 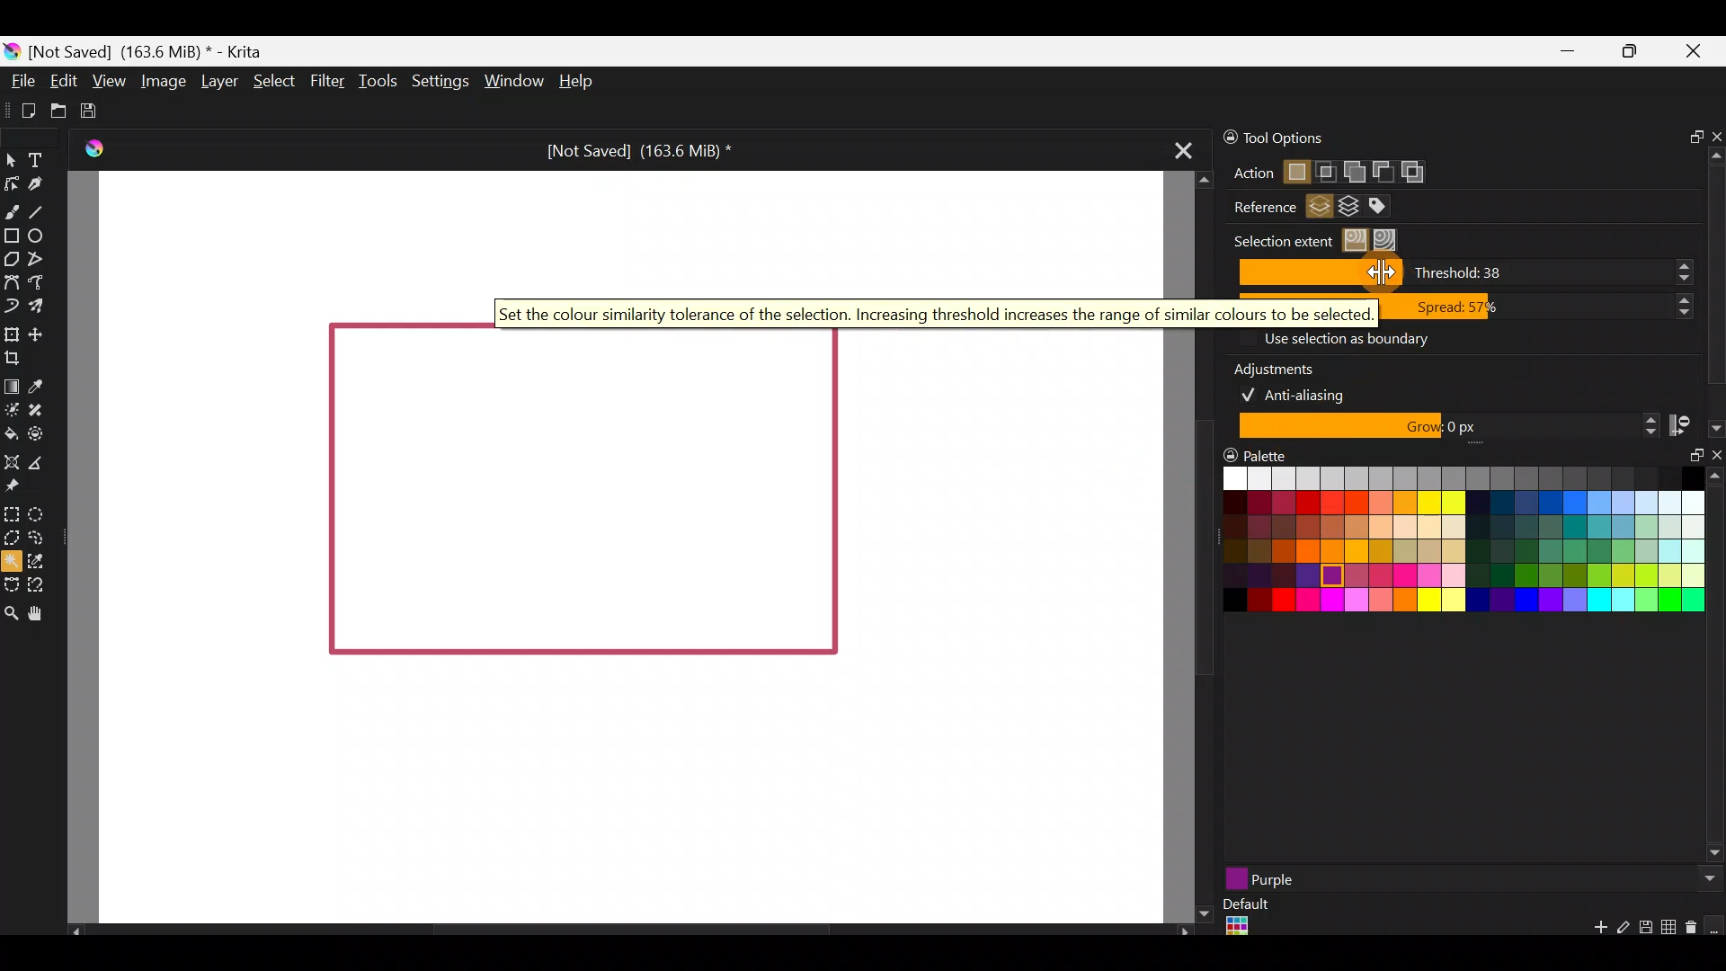 I want to click on Smart patch tool, so click(x=43, y=408).